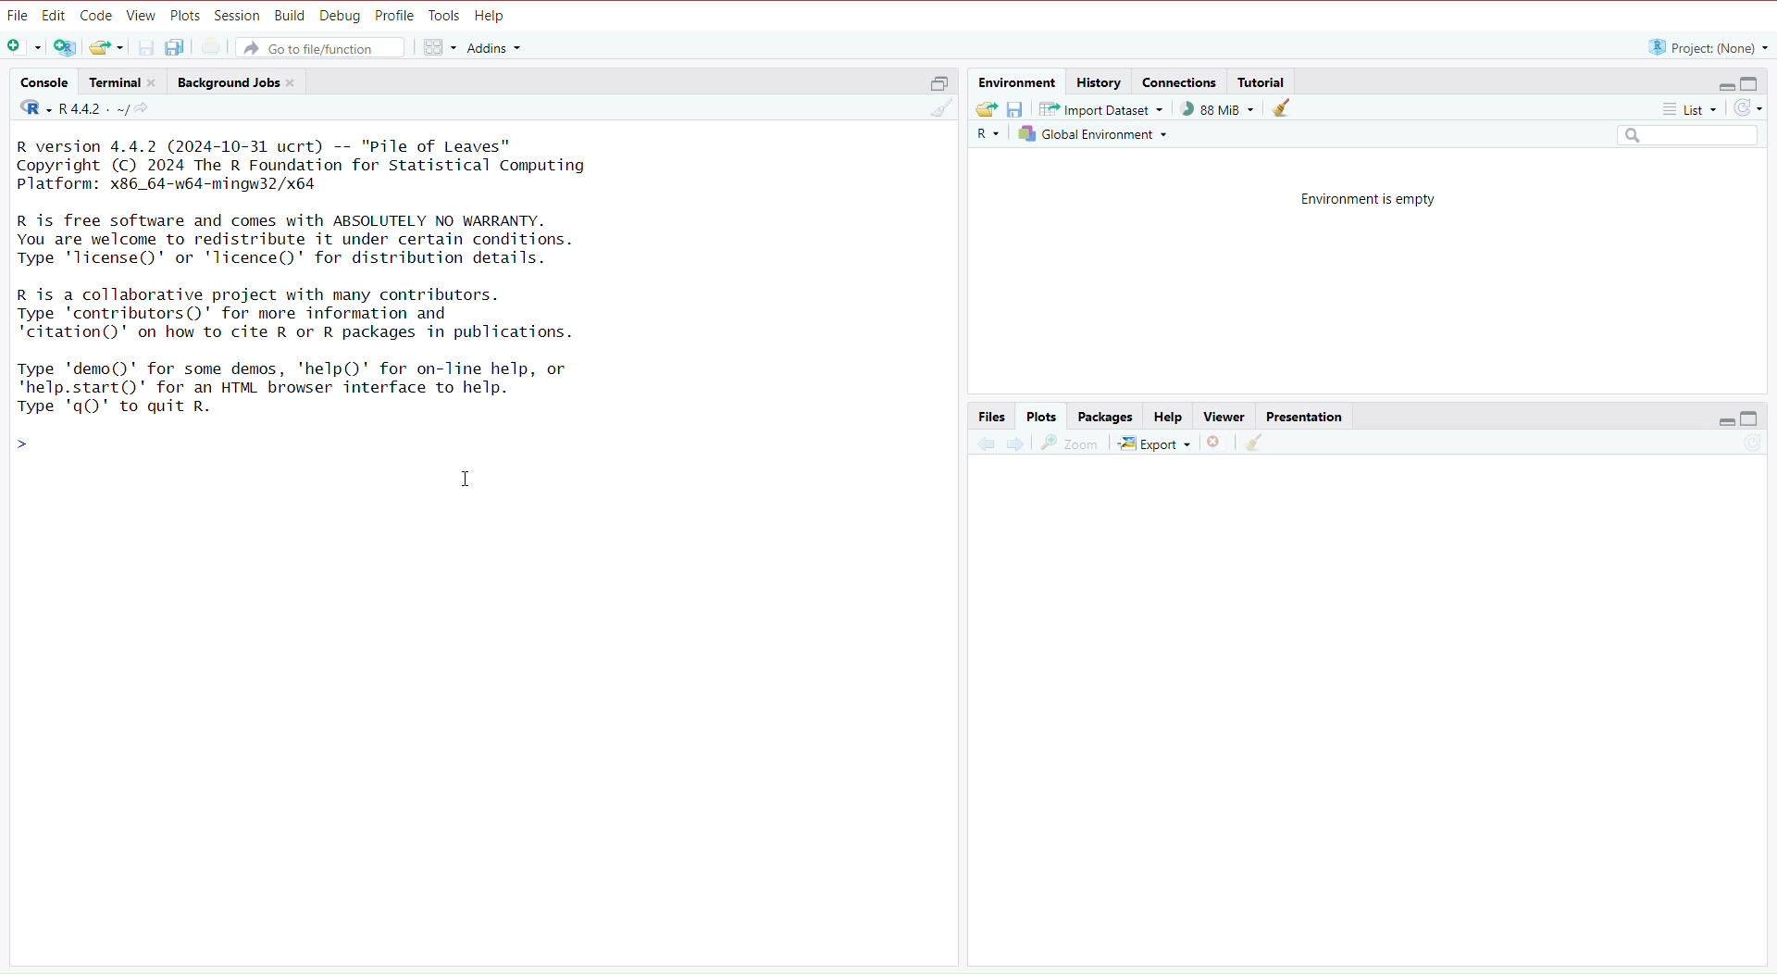  What do you see at coordinates (142, 17) in the screenshot?
I see `view` at bounding box center [142, 17].